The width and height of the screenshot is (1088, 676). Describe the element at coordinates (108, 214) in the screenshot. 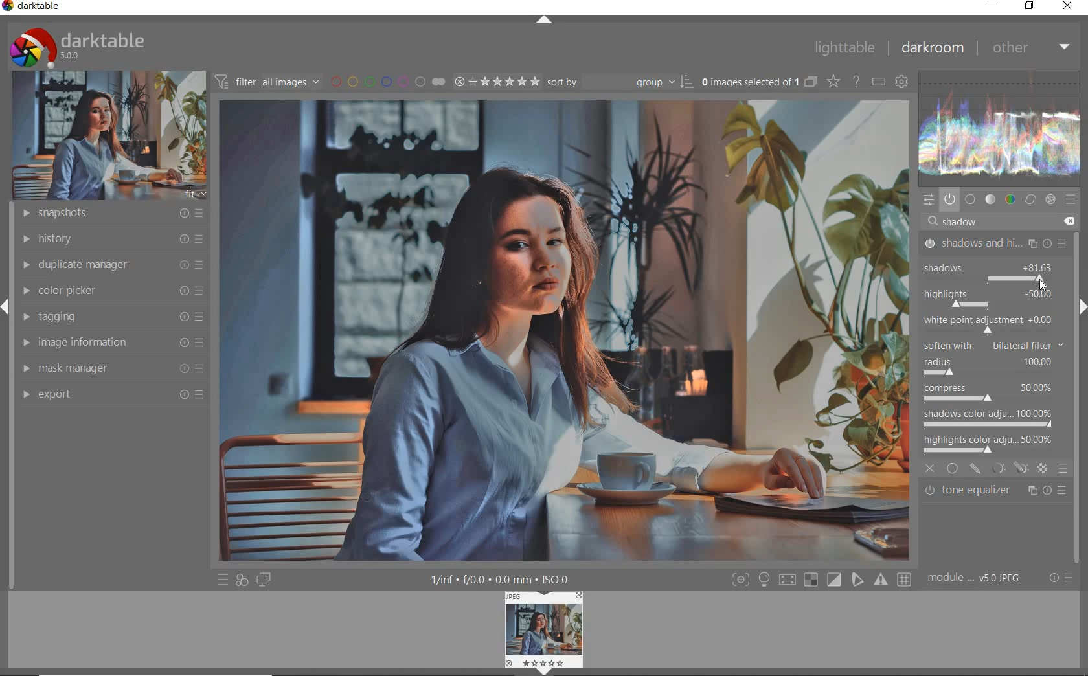

I see `snapshots` at that location.